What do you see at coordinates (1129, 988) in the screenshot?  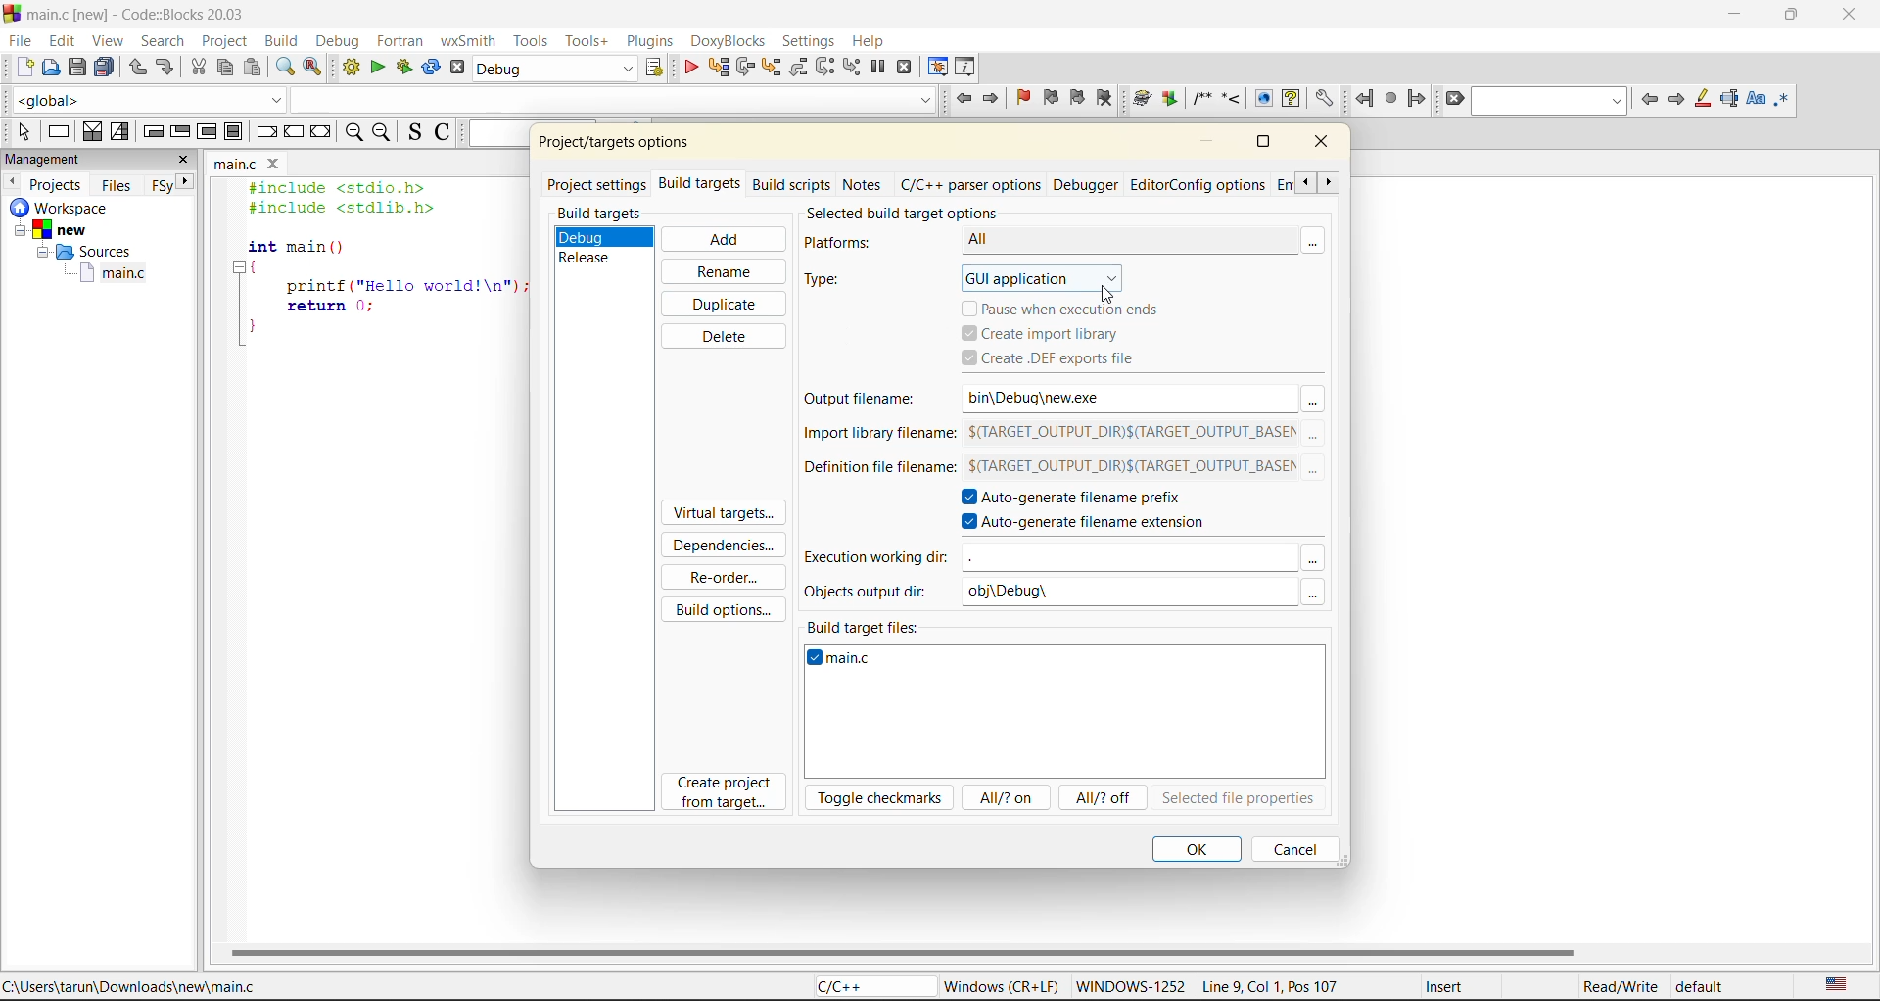 I see `WINDOWS-1252` at bounding box center [1129, 988].